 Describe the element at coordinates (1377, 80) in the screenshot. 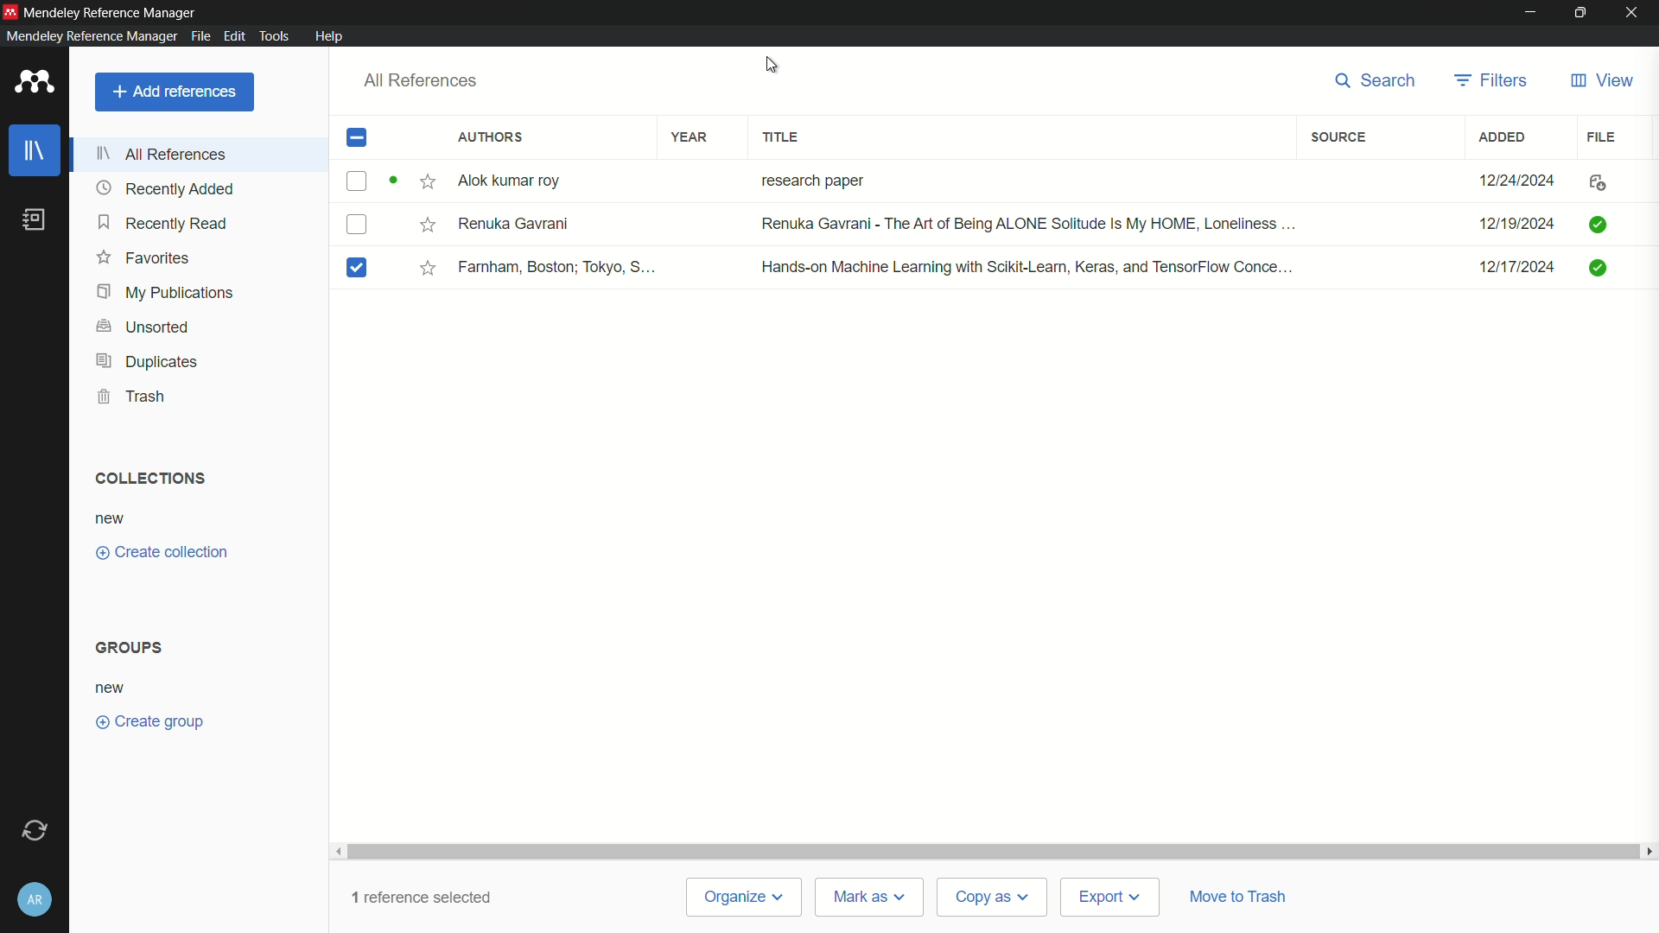

I see `search` at that location.